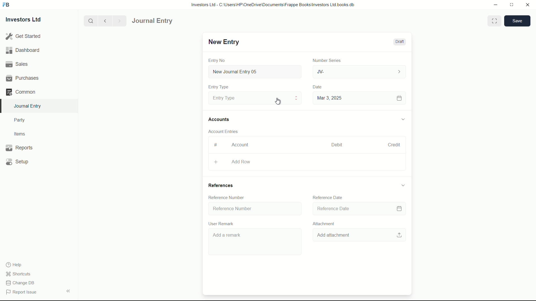  Describe the element at coordinates (6, 5) in the screenshot. I see `FrappeBooks logo` at that location.